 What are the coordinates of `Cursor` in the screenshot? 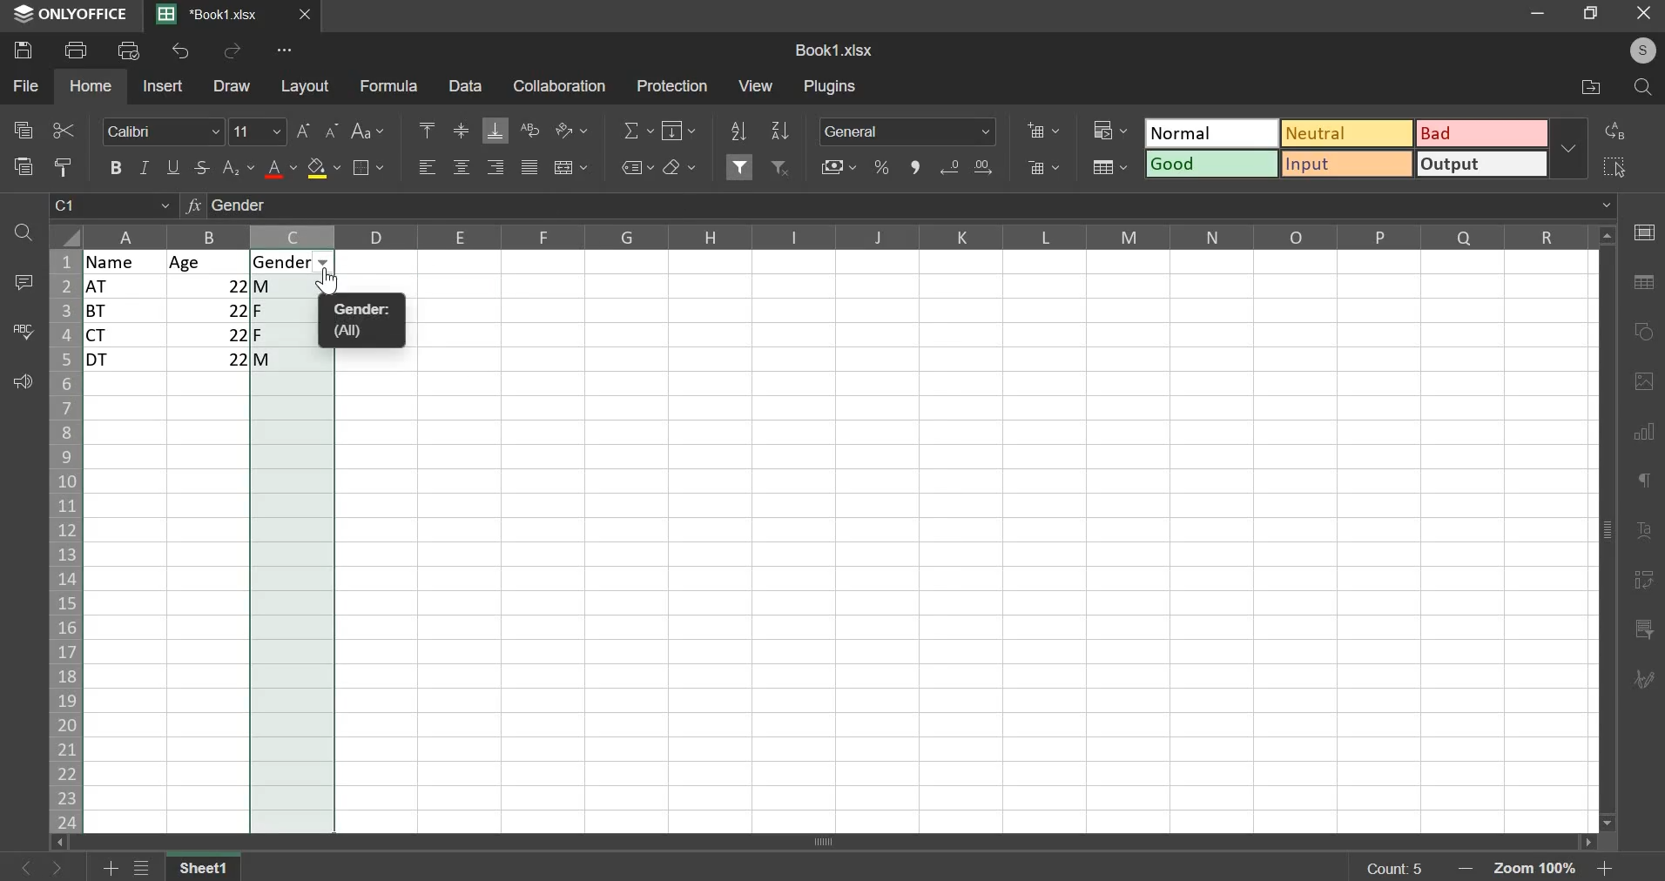 It's located at (332, 283).